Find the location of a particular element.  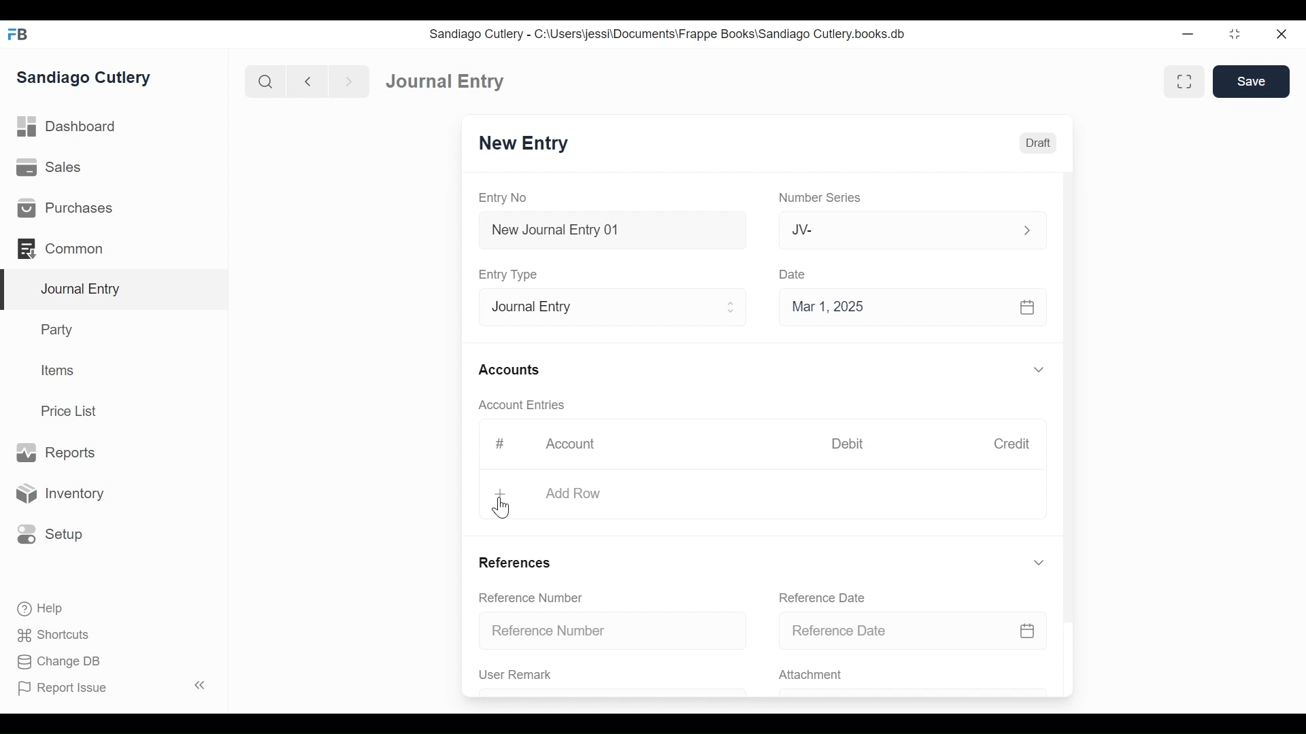

Date is located at coordinates (793, 274).